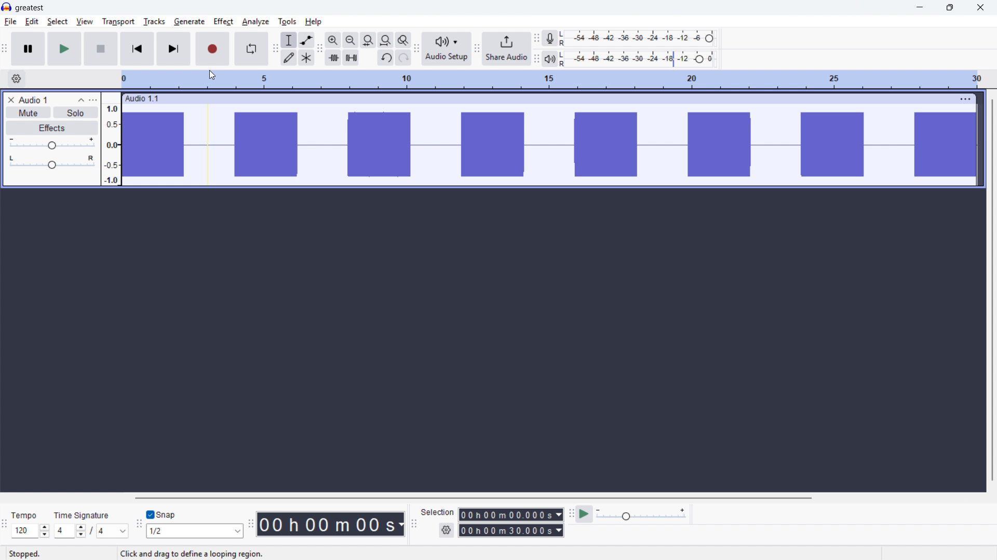 The height and width of the screenshot is (560, 997). I want to click on stopped, so click(25, 554).